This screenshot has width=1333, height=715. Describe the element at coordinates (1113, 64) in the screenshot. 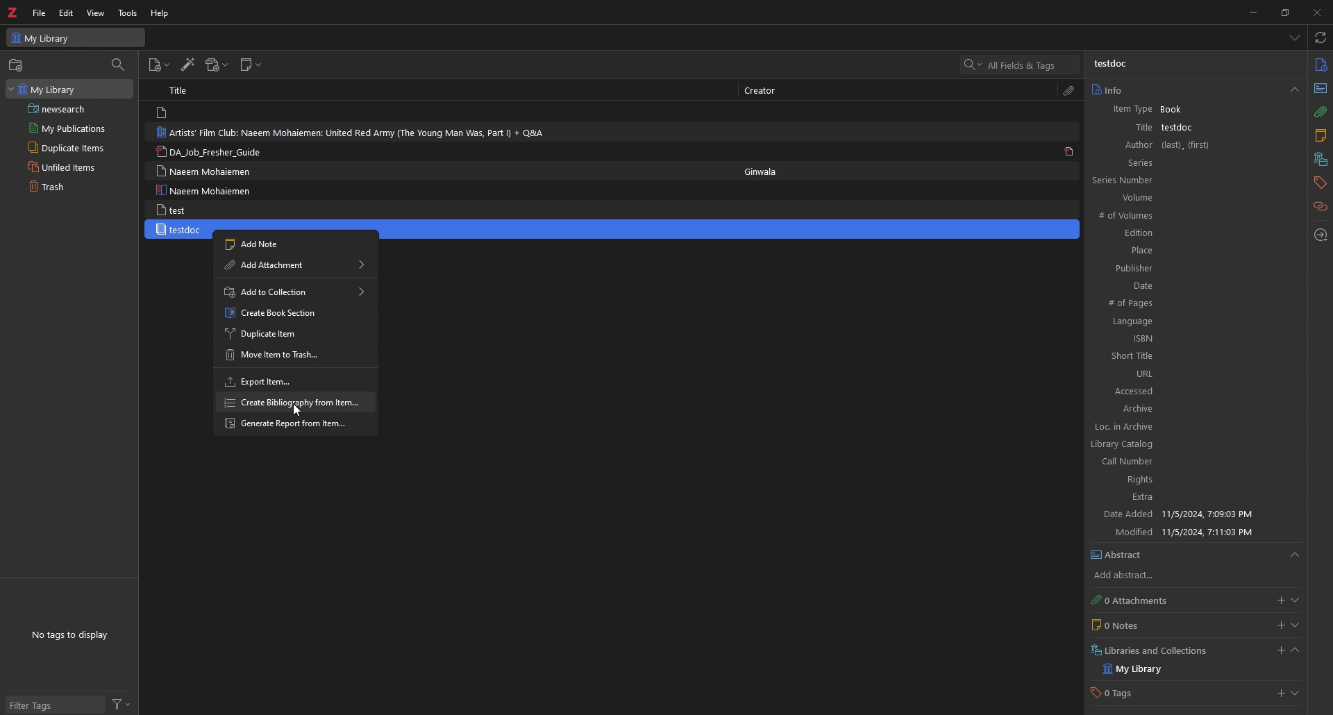

I see `testdoc` at that location.